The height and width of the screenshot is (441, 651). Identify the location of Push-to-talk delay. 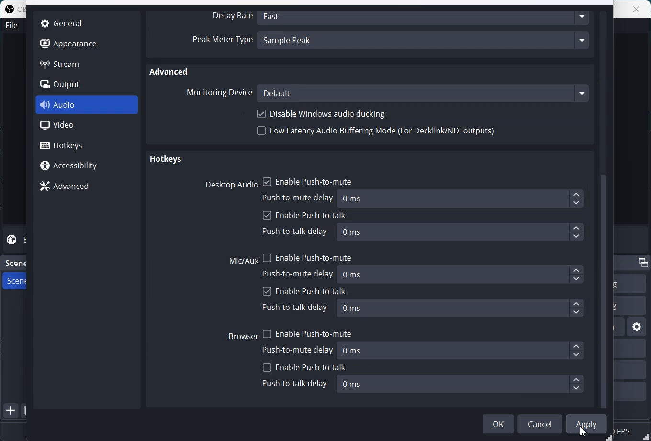
(295, 384).